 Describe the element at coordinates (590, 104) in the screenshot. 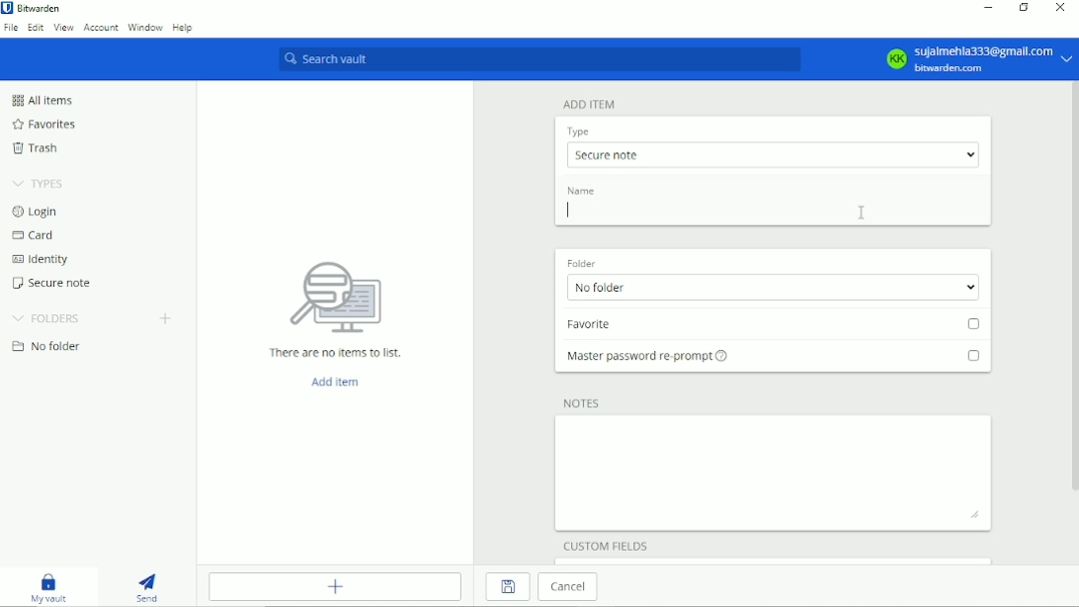

I see `Add item` at that location.